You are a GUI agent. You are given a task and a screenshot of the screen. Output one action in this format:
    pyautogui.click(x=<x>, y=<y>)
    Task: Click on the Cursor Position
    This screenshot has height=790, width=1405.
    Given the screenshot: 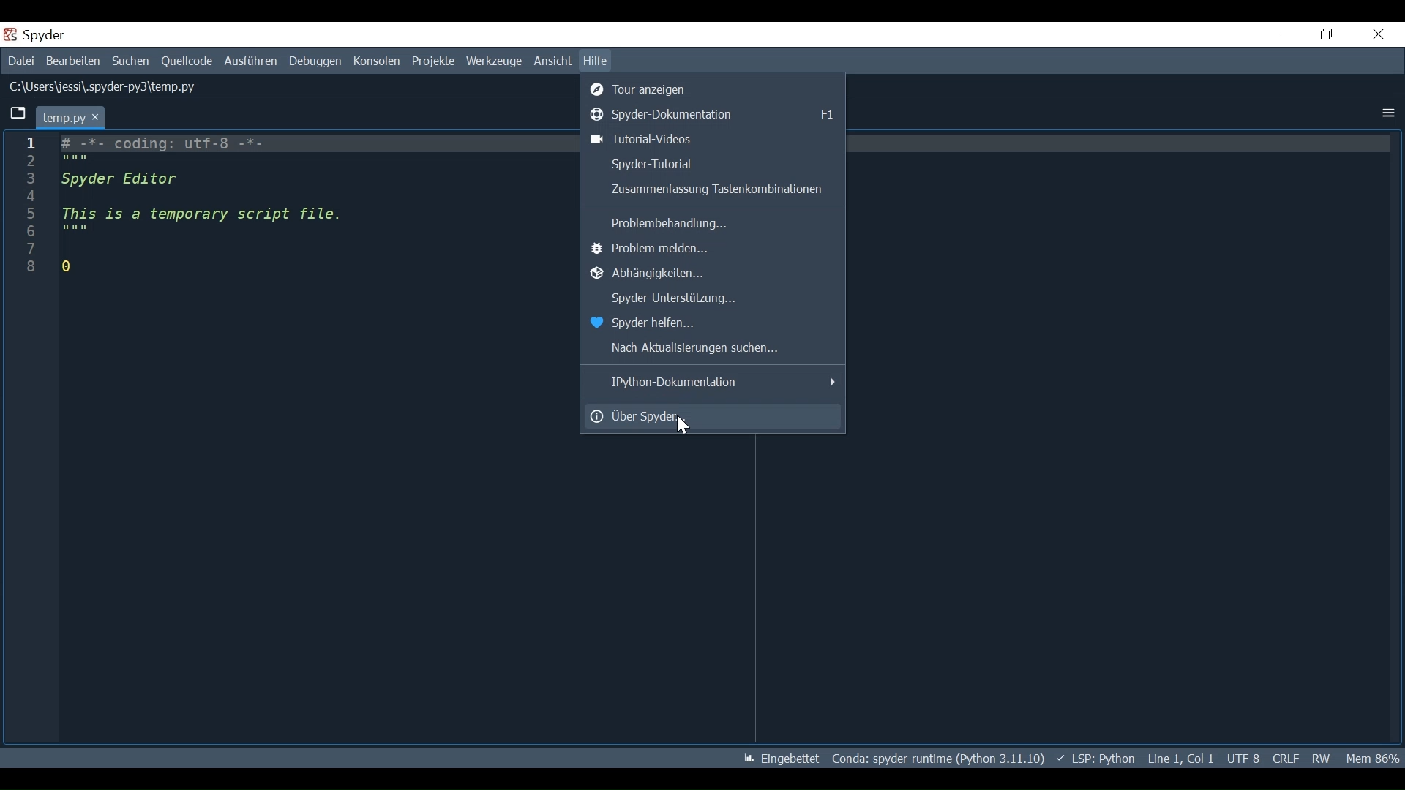 What is the action you would take?
    pyautogui.click(x=1180, y=759)
    